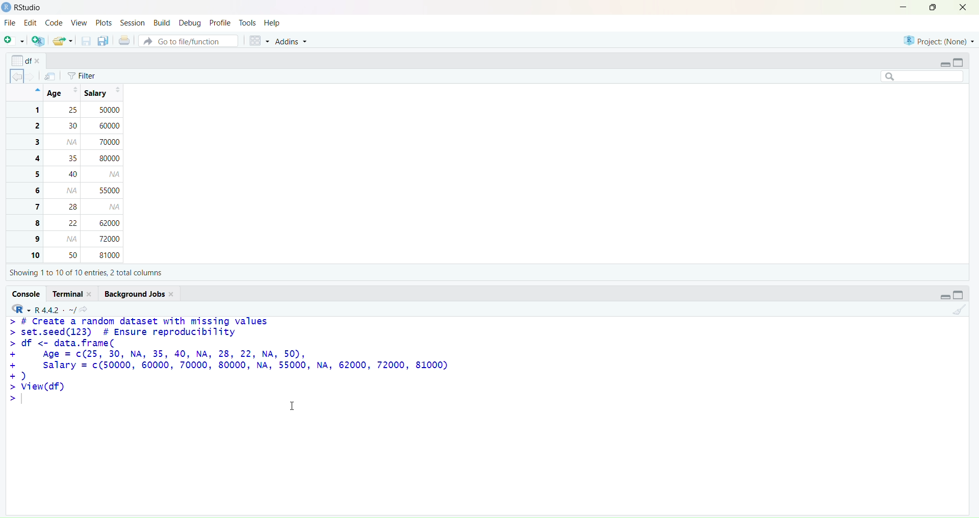 The image size is (979, 518). I want to click on maximize, so click(929, 7).